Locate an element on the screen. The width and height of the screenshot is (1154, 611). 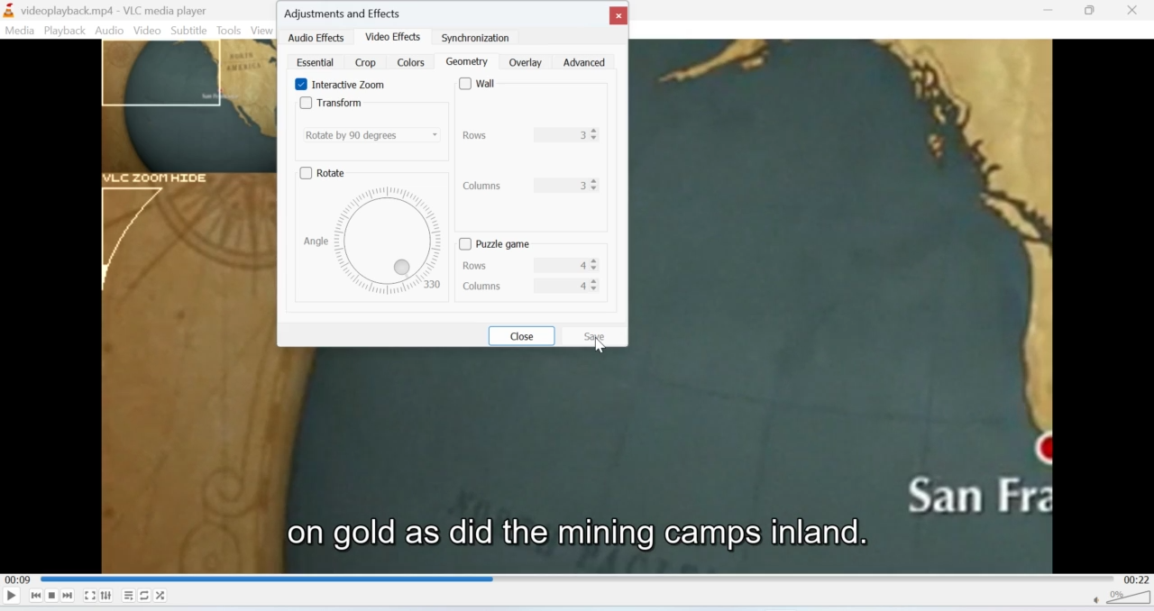
View is located at coordinates (262, 31).